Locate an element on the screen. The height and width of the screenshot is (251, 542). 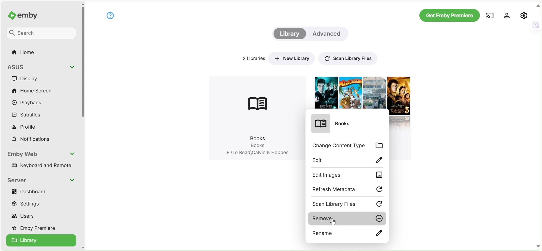
Collapse Section is located at coordinates (72, 67).